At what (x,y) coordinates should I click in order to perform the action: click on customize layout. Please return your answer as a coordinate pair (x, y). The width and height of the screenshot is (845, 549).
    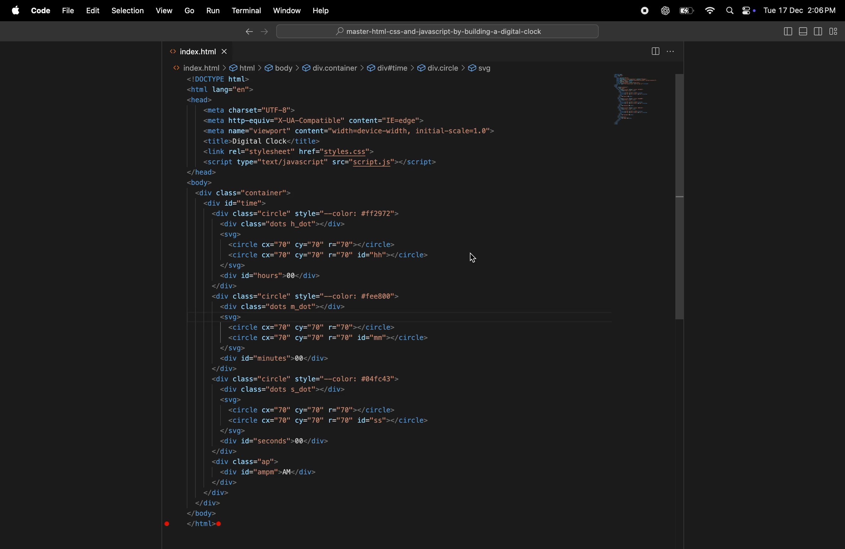
    Looking at the image, I should click on (835, 31).